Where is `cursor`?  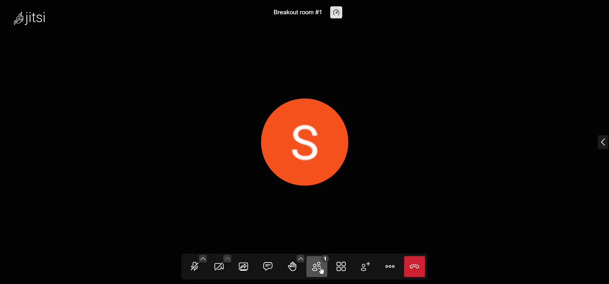 cursor is located at coordinates (324, 274).